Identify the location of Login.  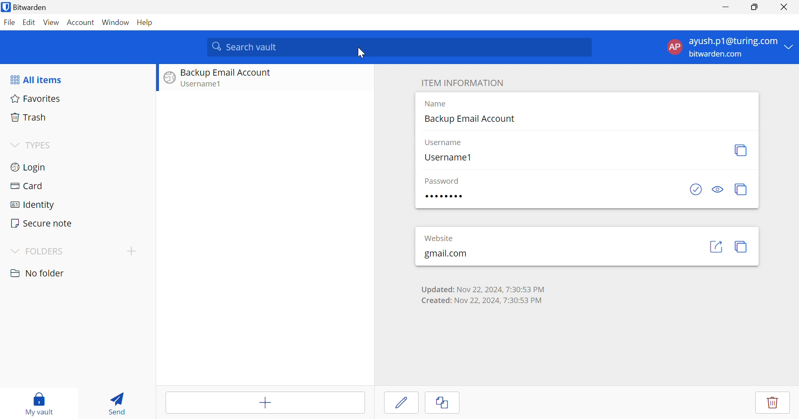
(30, 167).